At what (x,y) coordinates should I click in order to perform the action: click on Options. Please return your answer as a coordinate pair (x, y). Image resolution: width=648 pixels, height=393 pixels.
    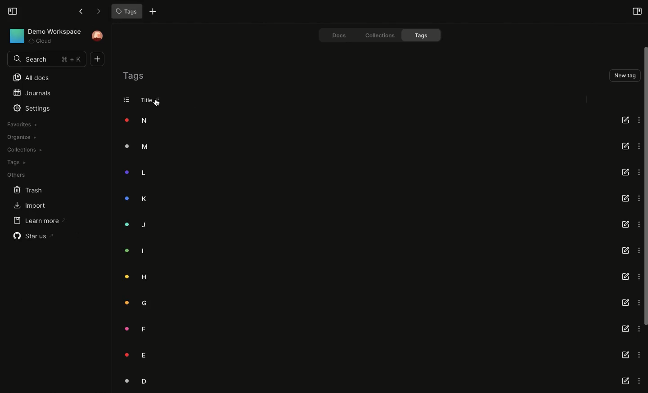
    Looking at the image, I should click on (639, 328).